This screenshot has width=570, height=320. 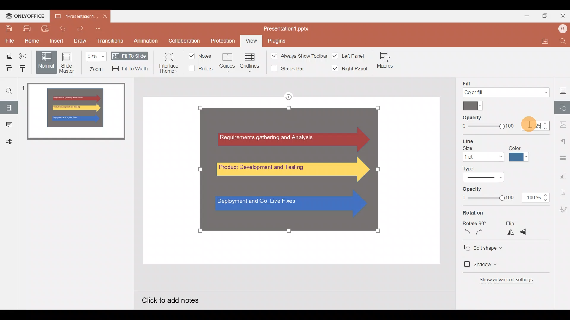 What do you see at coordinates (533, 119) in the screenshot?
I see `Cursor on opacity%` at bounding box center [533, 119].